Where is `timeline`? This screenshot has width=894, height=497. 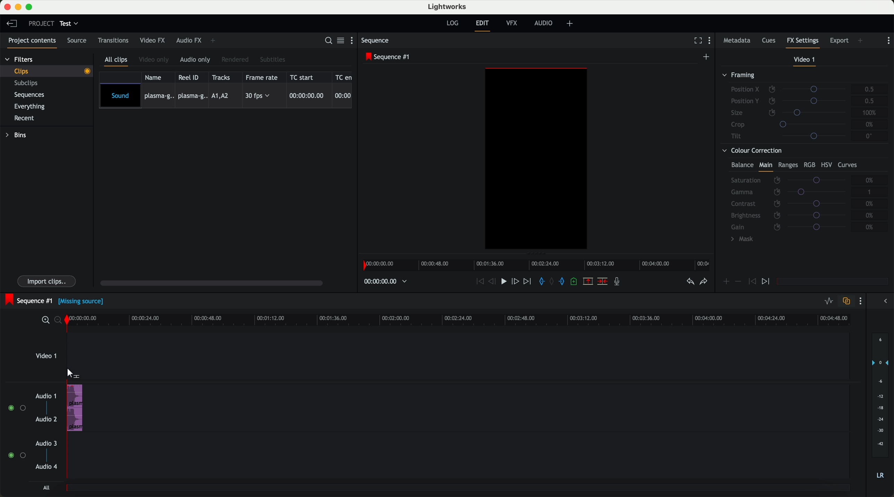
timeline is located at coordinates (539, 265).